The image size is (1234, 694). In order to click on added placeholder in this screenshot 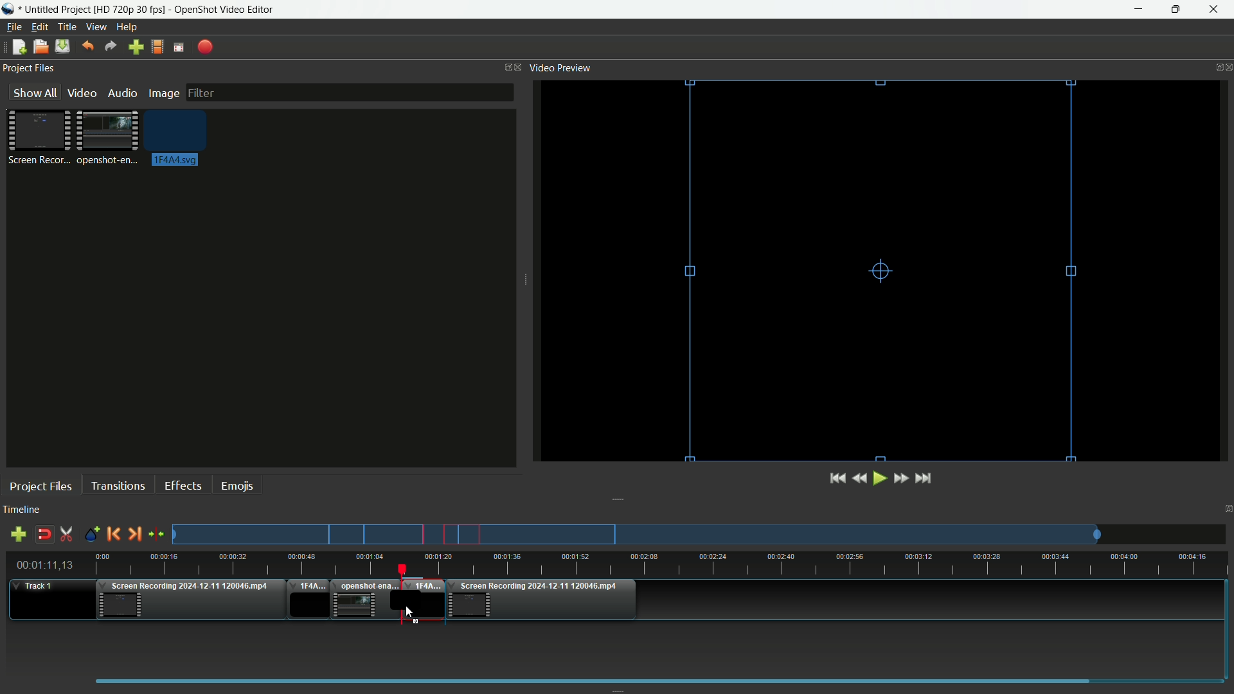, I will do `click(308, 601)`.